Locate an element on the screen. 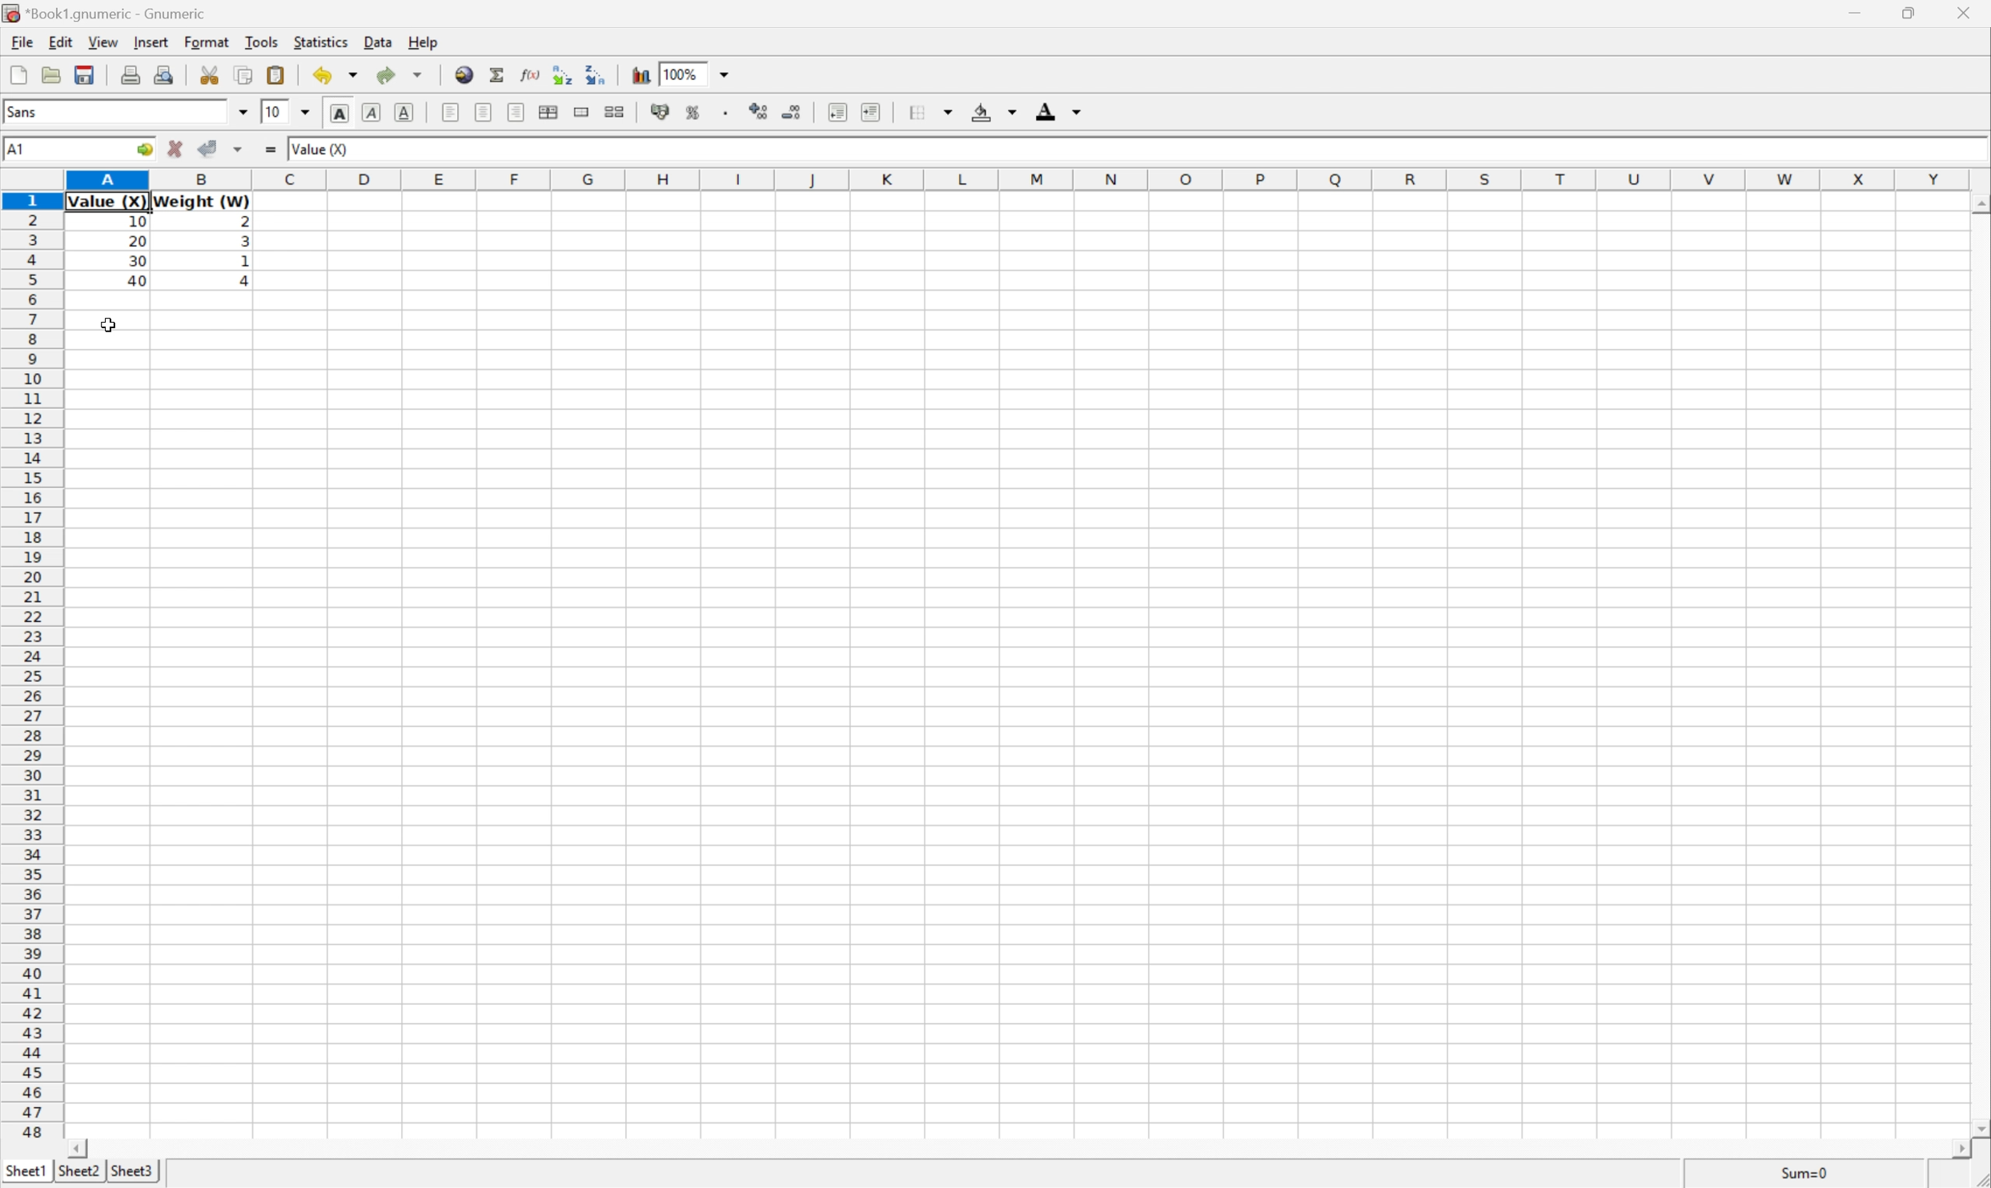 Image resolution: width=1991 pixels, height=1188 pixels. Cancel changes is located at coordinates (173, 149).